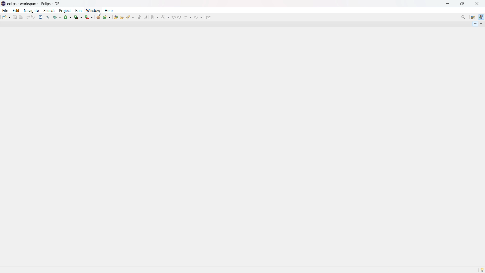  What do you see at coordinates (477, 4) in the screenshot?
I see `close` at bounding box center [477, 4].